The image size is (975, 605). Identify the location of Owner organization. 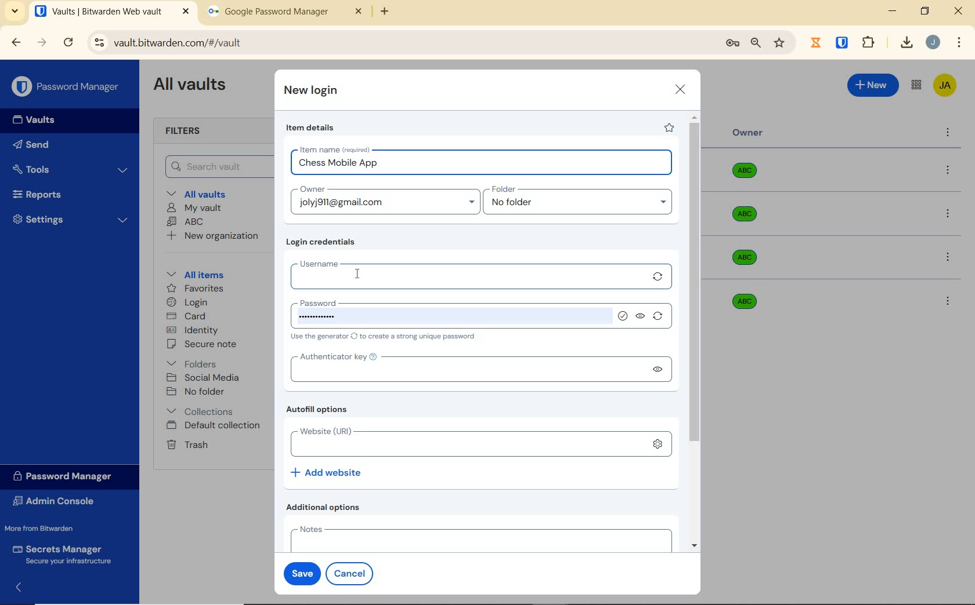
(742, 300).